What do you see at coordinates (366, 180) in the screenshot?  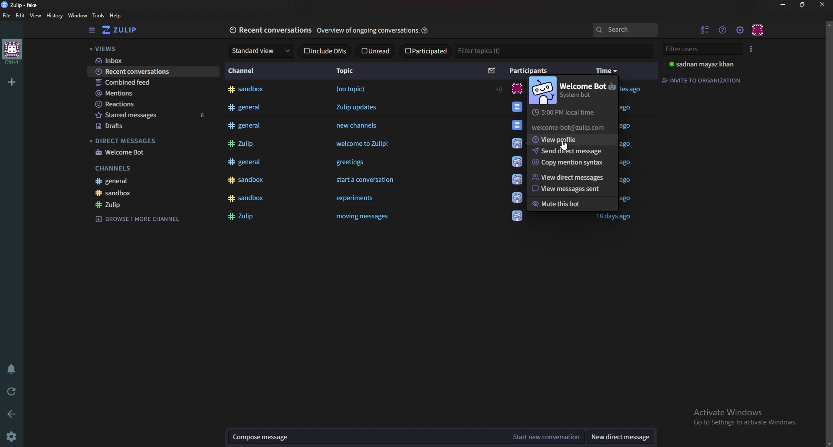 I see `start a conversation` at bounding box center [366, 180].